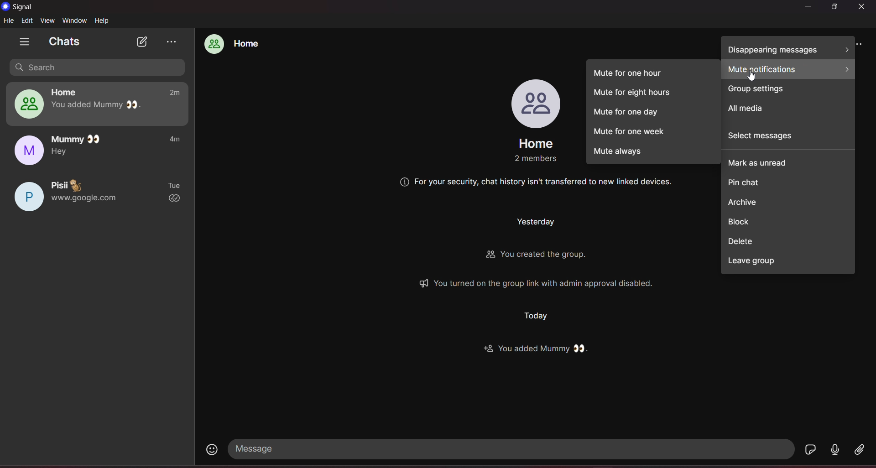  I want to click on mute always, so click(653, 155).